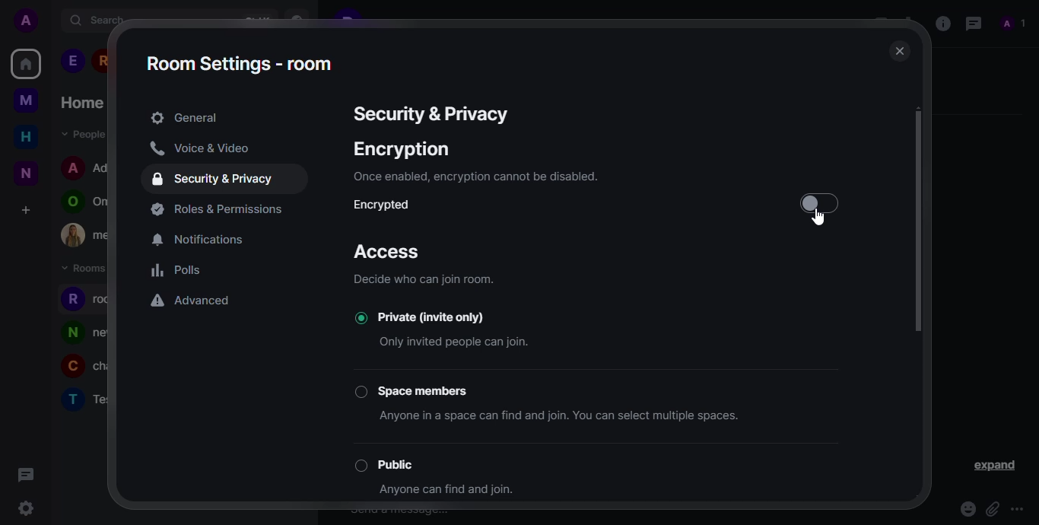  What do you see at coordinates (972, 23) in the screenshot?
I see `threads` at bounding box center [972, 23].